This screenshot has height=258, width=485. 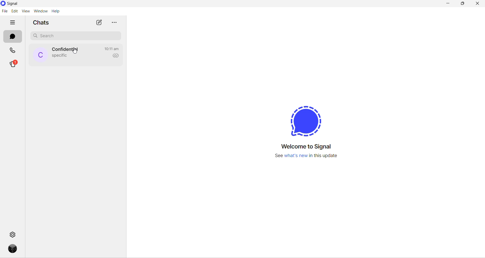 What do you see at coordinates (115, 57) in the screenshot?
I see `read recipient` at bounding box center [115, 57].